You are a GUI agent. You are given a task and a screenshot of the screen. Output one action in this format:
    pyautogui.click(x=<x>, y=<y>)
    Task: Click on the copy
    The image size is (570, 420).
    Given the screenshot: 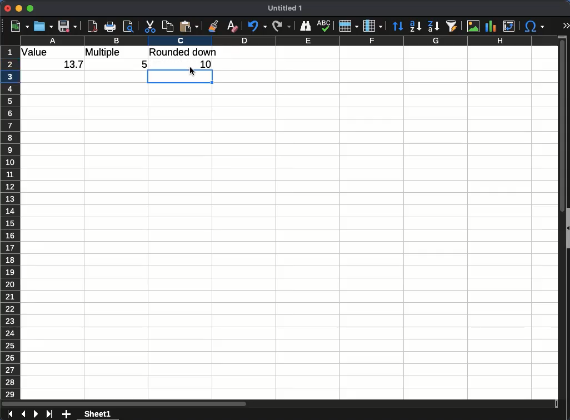 What is the action you would take?
    pyautogui.click(x=168, y=27)
    